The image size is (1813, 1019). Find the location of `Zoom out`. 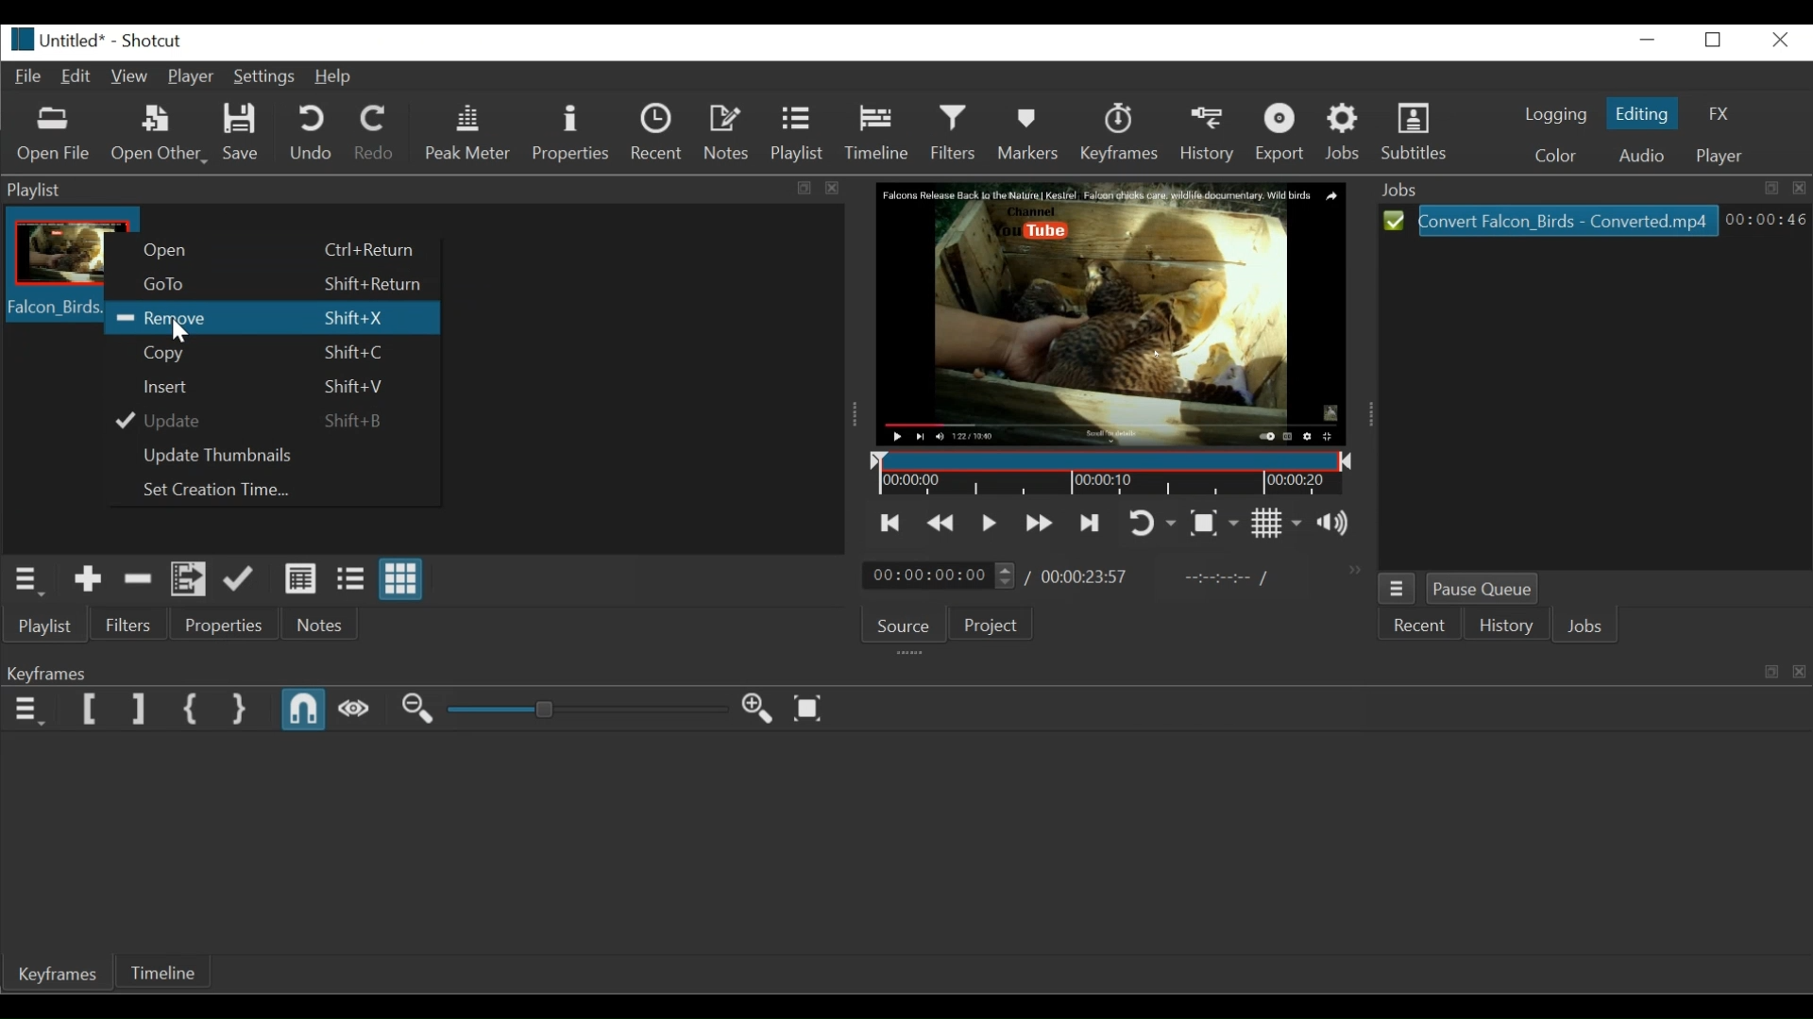

Zoom out is located at coordinates (417, 710).